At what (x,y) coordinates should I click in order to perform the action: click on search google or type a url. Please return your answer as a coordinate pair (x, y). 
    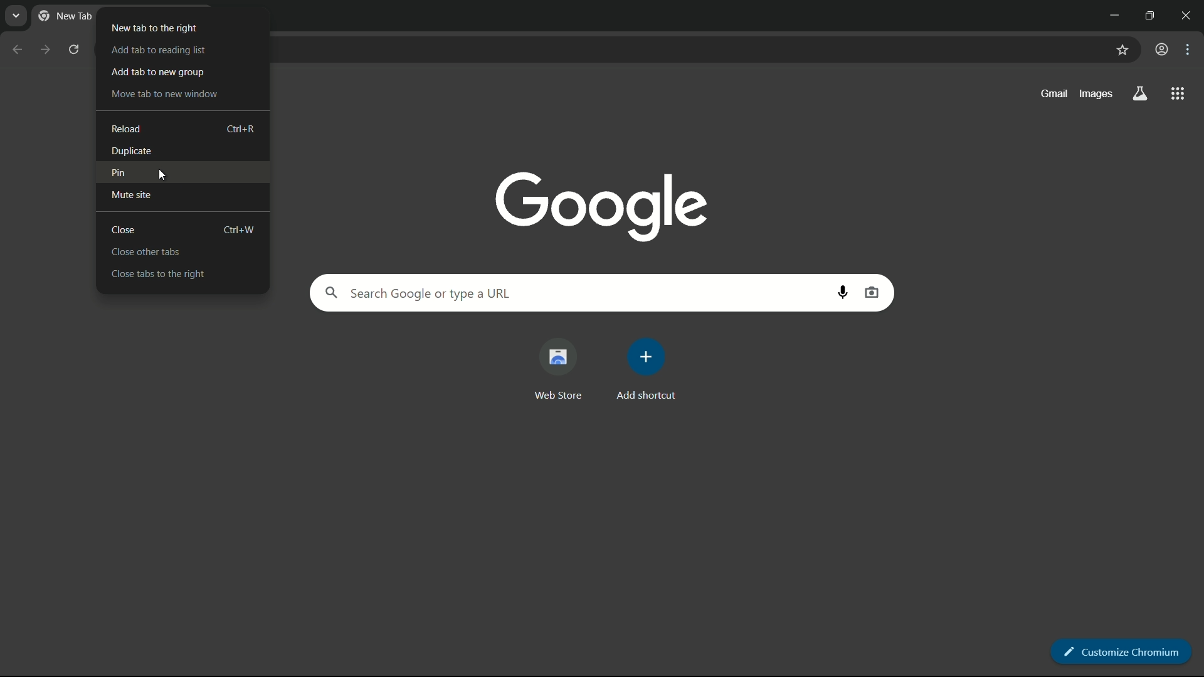
    Looking at the image, I should click on (570, 293).